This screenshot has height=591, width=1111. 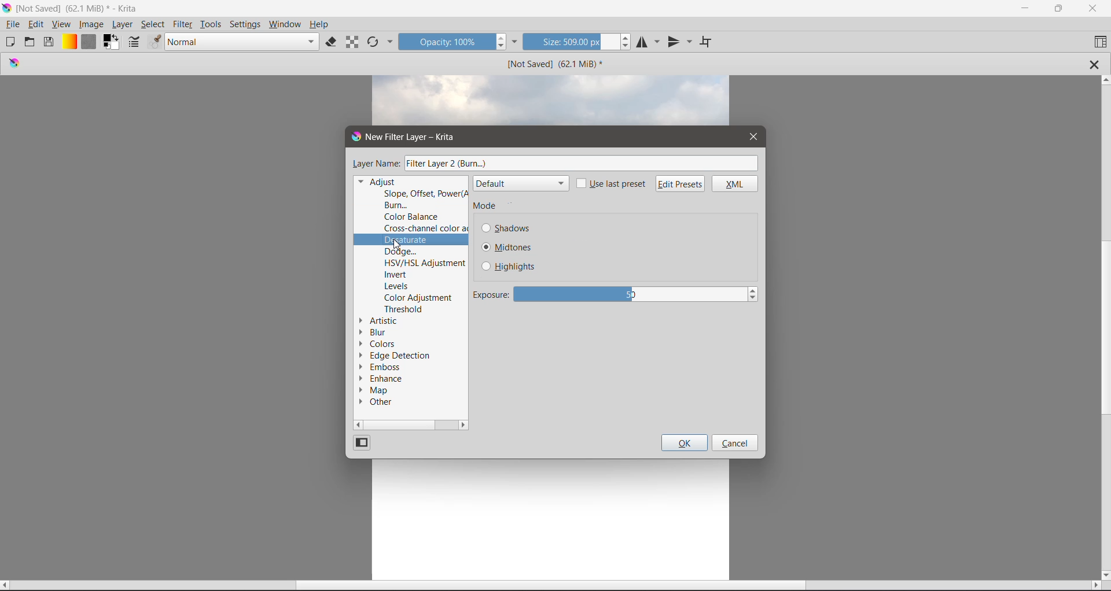 I want to click on Opacity, so click(x=446, y=43).